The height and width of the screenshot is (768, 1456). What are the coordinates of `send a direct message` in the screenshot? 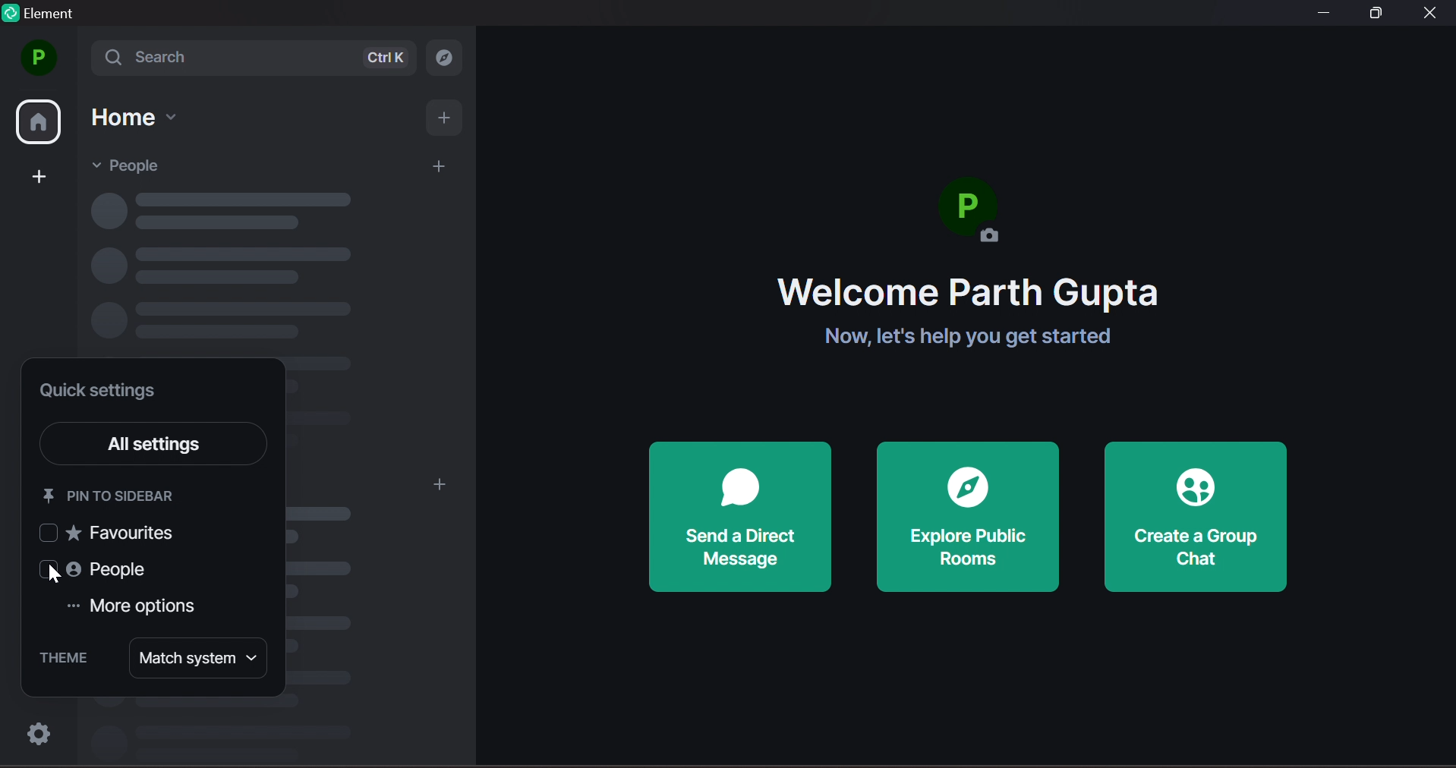 It's located at (740, 518).